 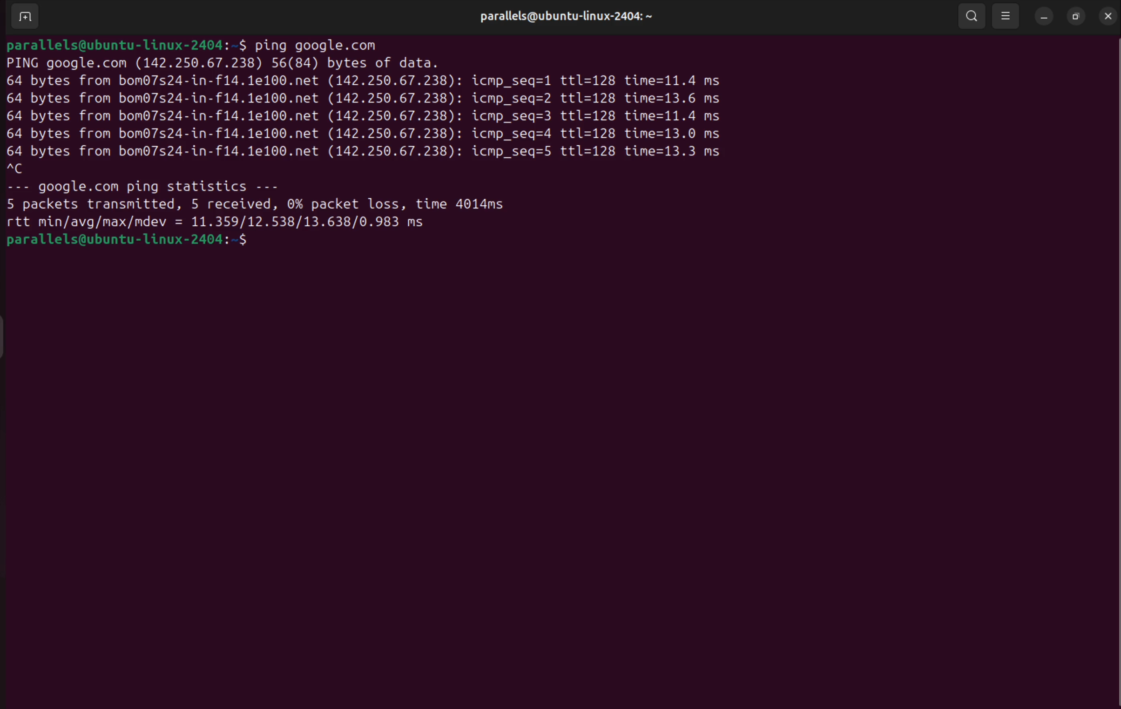 What do you see at coordinates (564, 15) in the screenshot?
I see `user profile` at bounding box center [564, 15].